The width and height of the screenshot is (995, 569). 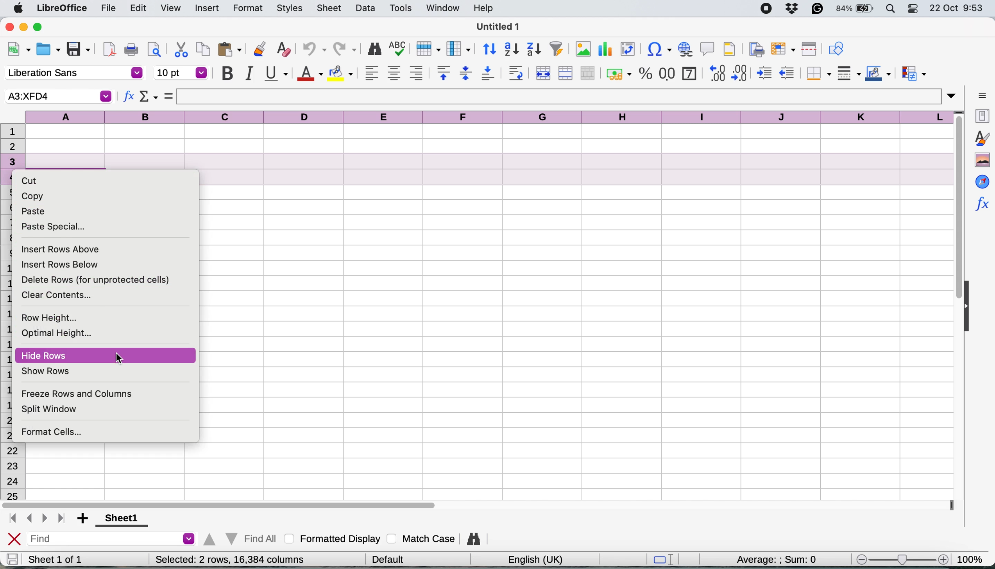 What do you see at coordinates (19, 51) in the screenshot?
I see `new` at bounding box center [19, 51].